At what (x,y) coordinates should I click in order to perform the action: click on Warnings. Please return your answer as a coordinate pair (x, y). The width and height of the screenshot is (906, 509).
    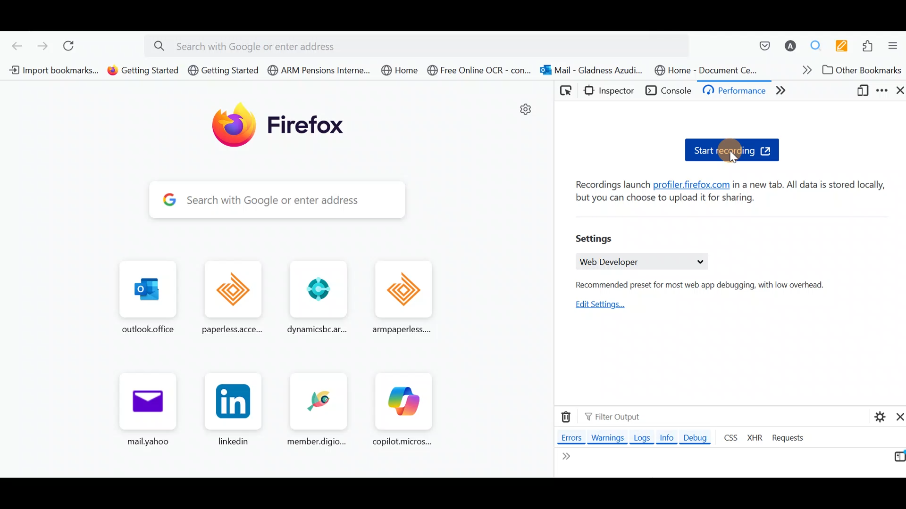
    Looking at the image, I should click on (609, 439).